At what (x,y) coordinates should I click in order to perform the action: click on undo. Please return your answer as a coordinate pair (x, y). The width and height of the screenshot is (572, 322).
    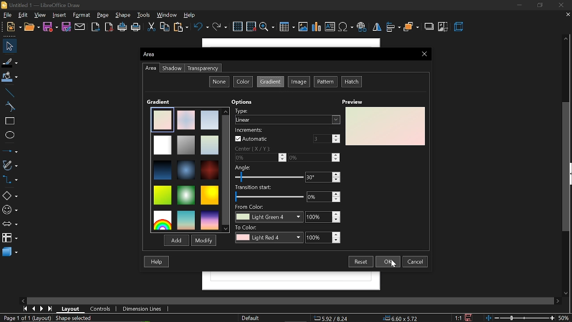
    Looking at the image, I should click on (201, 28).